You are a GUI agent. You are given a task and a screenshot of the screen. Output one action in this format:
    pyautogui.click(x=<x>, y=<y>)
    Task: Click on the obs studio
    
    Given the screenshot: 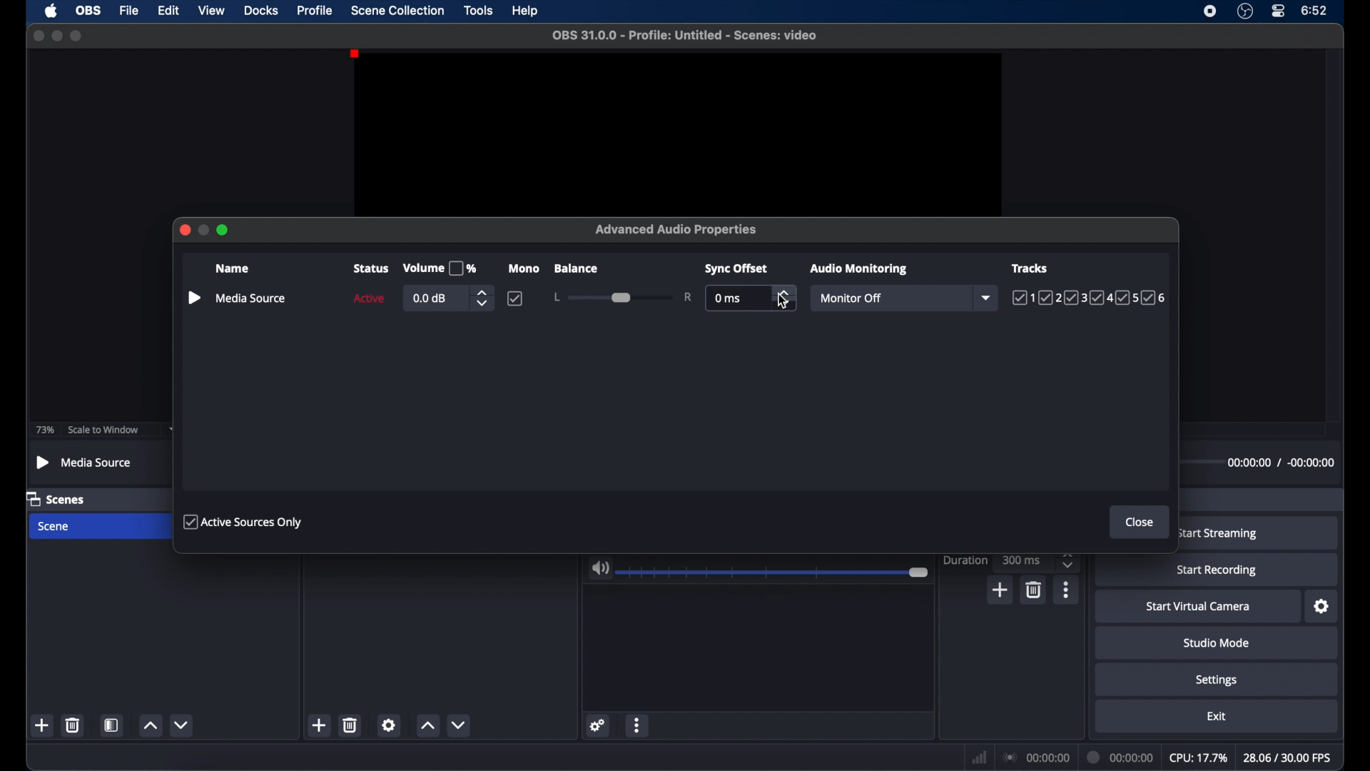 What is the action you would take?
    pyautogui.click(x=1244, y=11)
    